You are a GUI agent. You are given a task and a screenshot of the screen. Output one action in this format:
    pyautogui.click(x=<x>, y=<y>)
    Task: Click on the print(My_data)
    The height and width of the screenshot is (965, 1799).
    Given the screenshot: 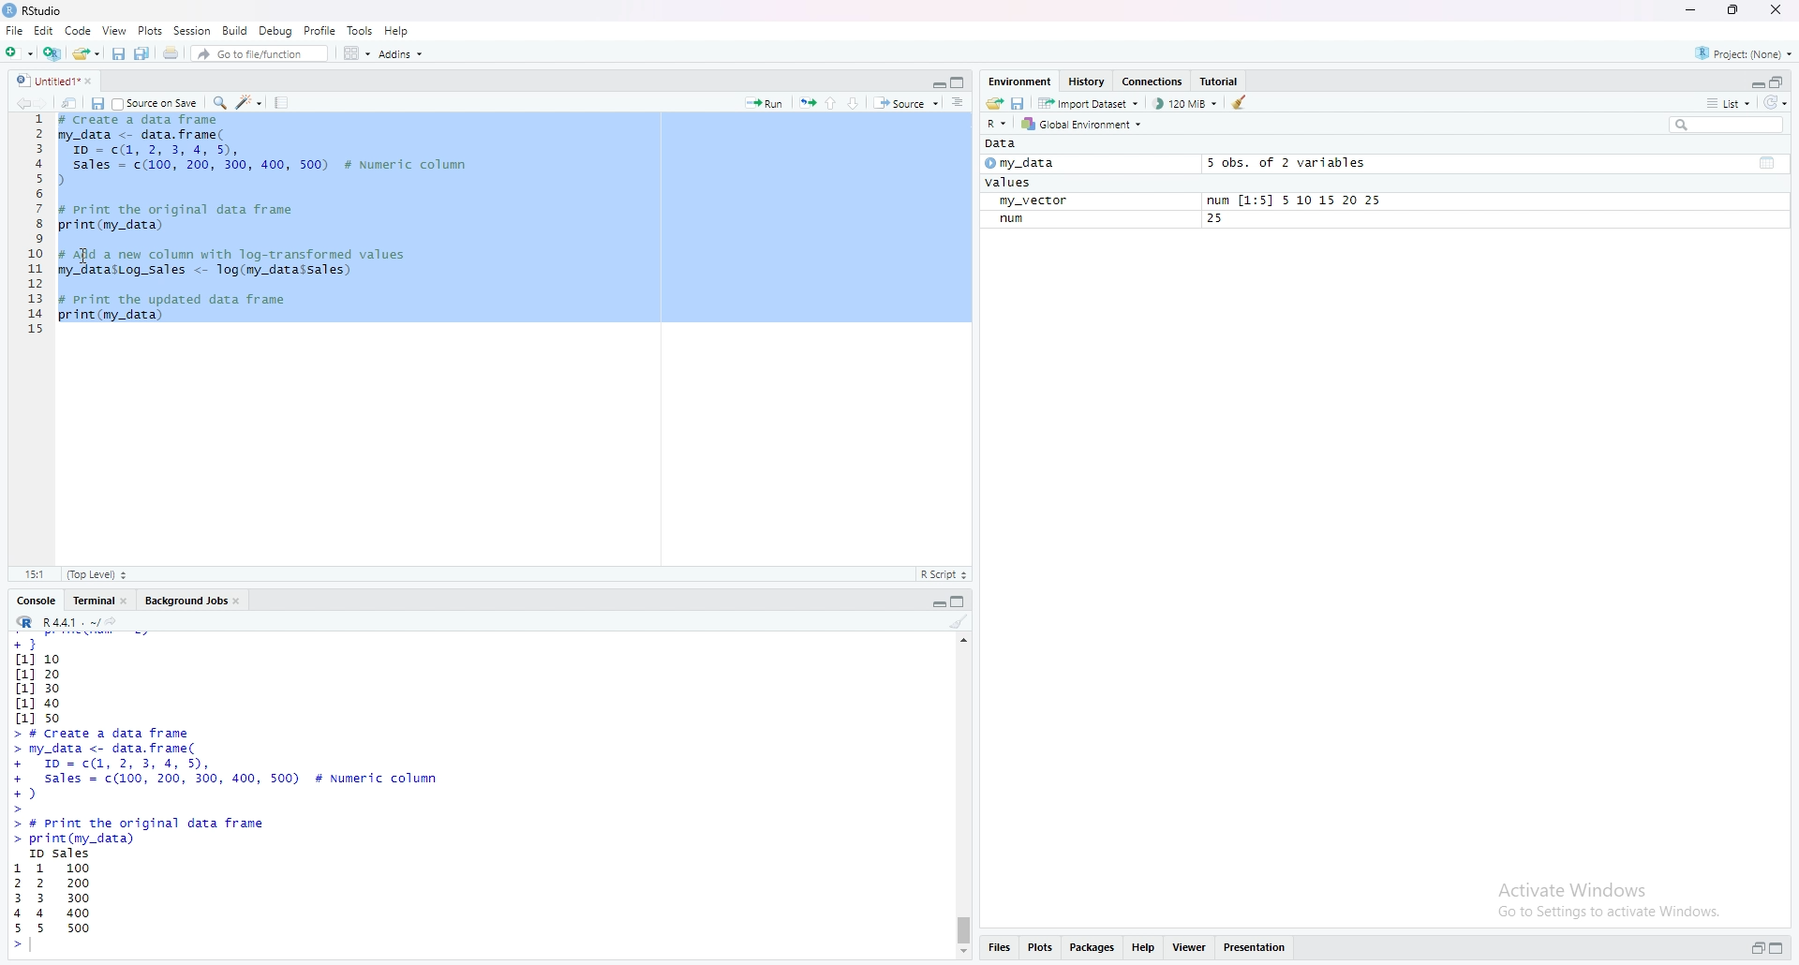 What is the action you would take?
    pyautogui.click(x=112, y=226)
    